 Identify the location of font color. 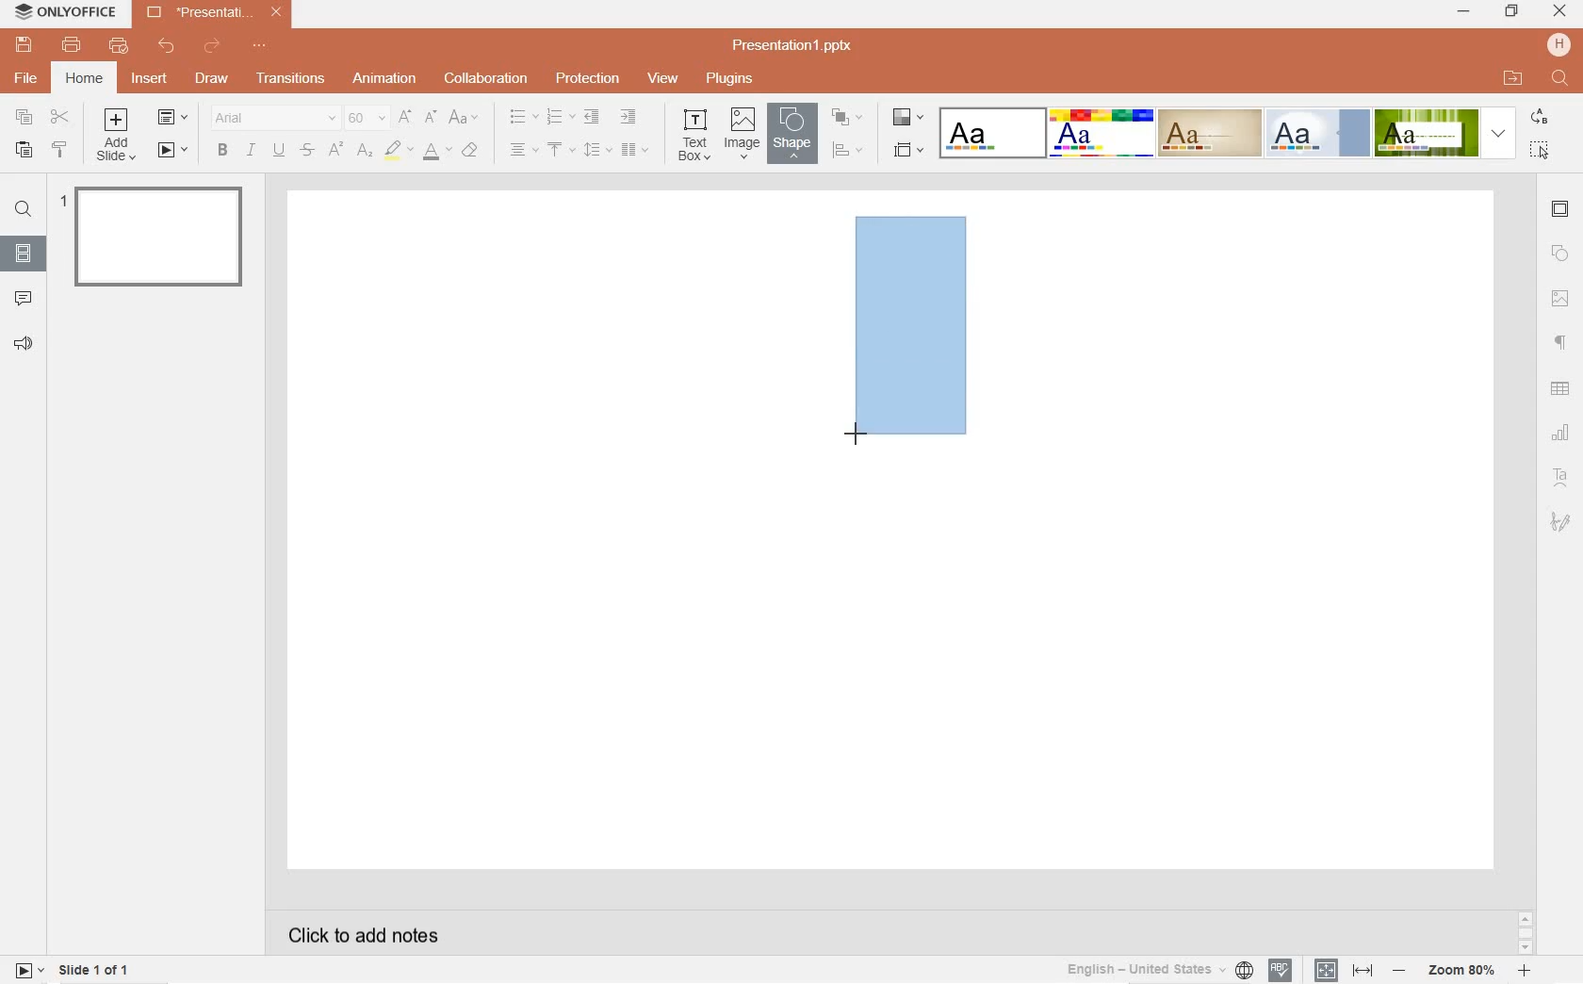
(437, 155).